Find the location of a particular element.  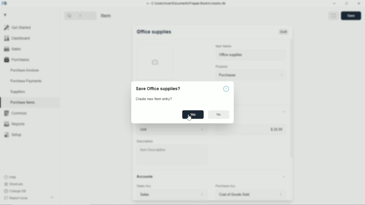

item description is located at coordinates (172, 155).